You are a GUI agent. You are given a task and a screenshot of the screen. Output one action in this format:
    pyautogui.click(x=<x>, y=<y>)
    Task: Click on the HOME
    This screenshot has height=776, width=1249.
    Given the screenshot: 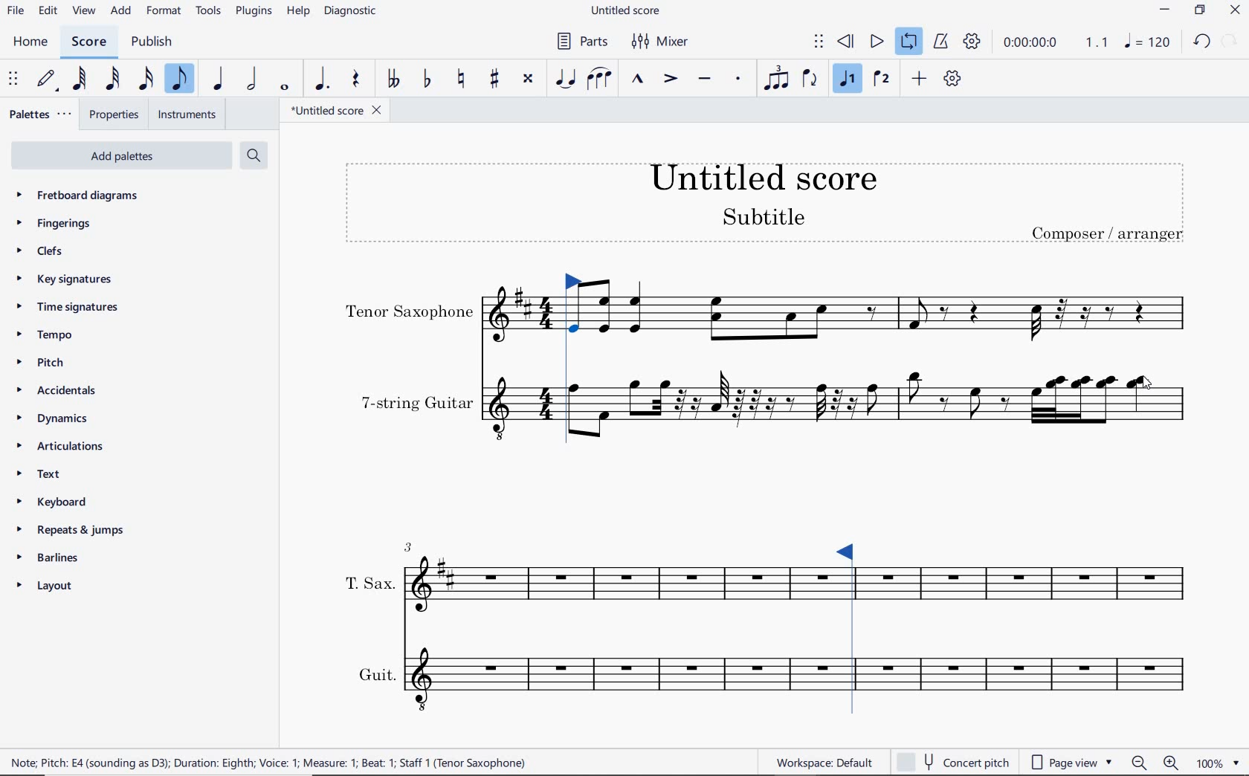 What is the action you would take?
    pyautogui.click(x=29, y=42)
    